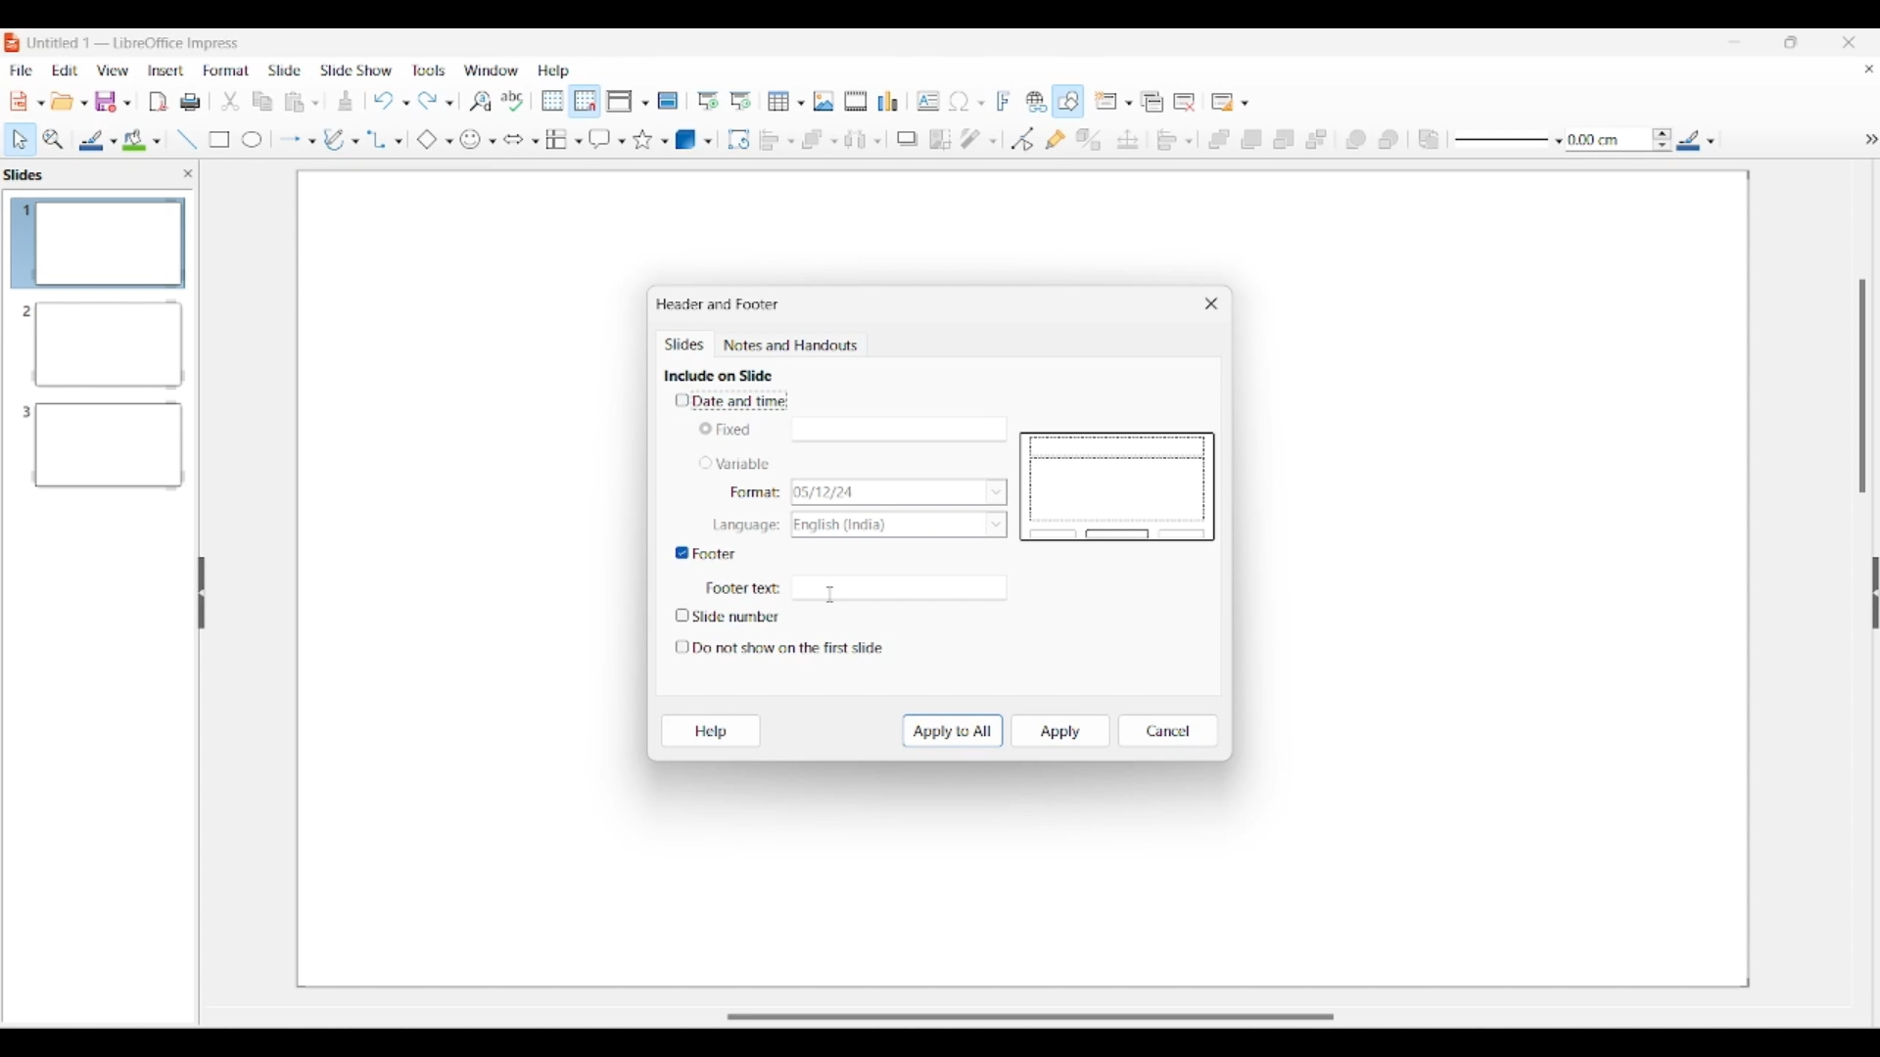 The height and width of the screenshot is (1057, 1880). Describe the element at coordinates (54, 140) in the screenshot. I see `Zoom and pan` at that location.